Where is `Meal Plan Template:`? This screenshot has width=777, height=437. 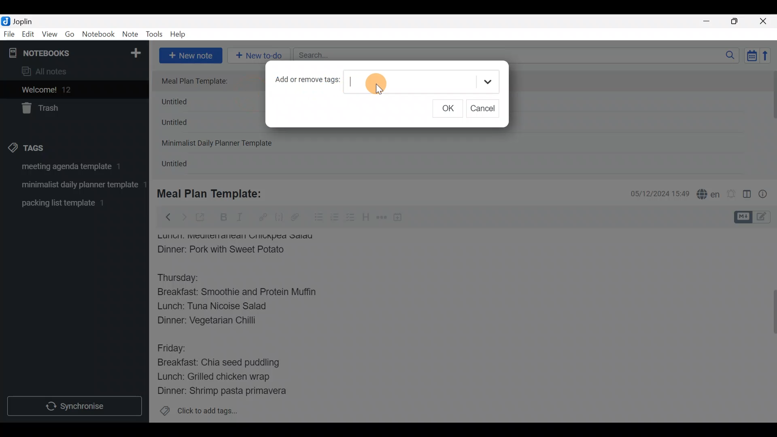 Meal Plan Template: is located at coordinates (214, 193).